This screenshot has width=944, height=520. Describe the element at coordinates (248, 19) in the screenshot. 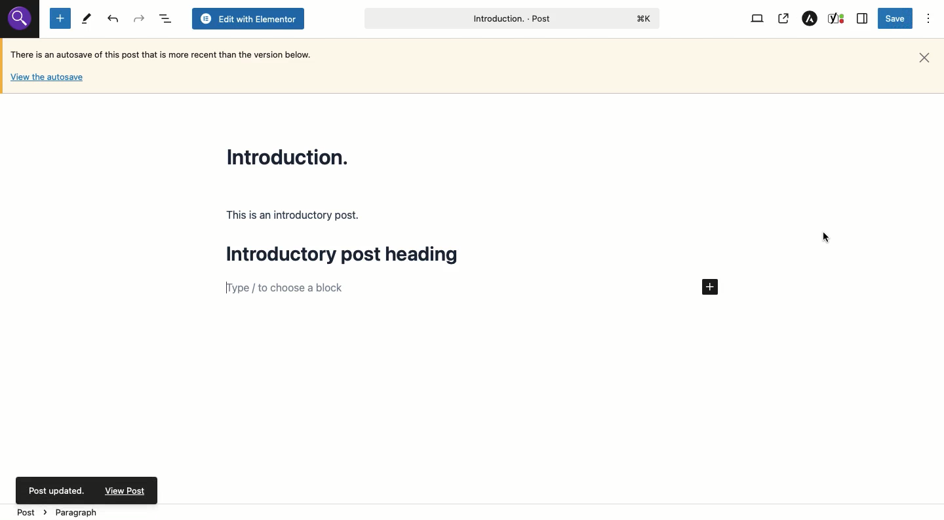

I see `Edit with elementor` at that location.